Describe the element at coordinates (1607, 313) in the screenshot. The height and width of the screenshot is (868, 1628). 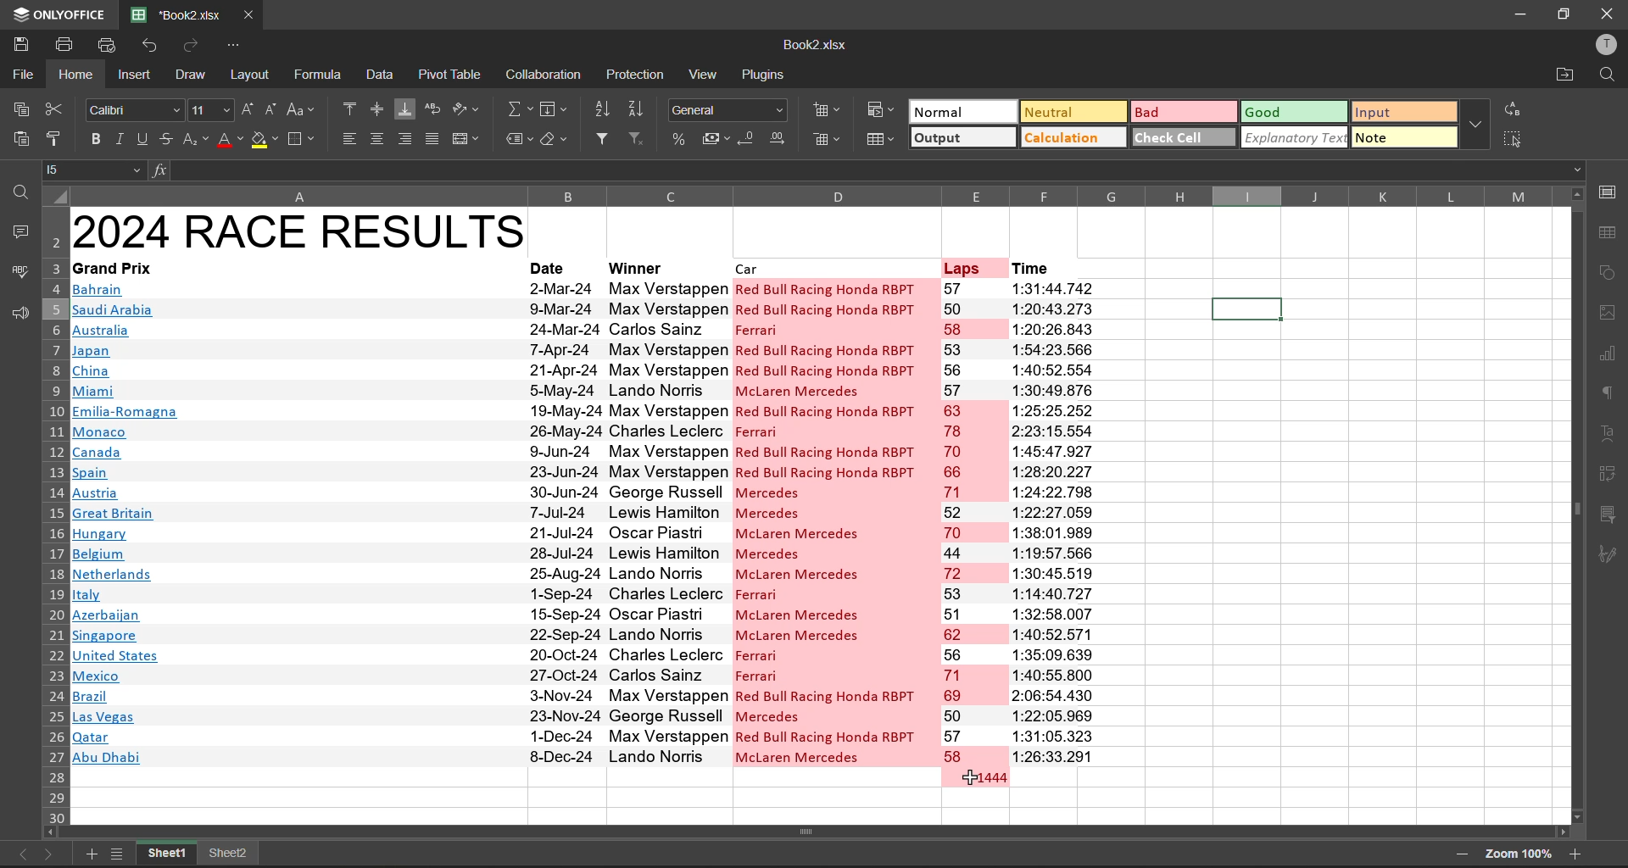
I see `images` at that location.